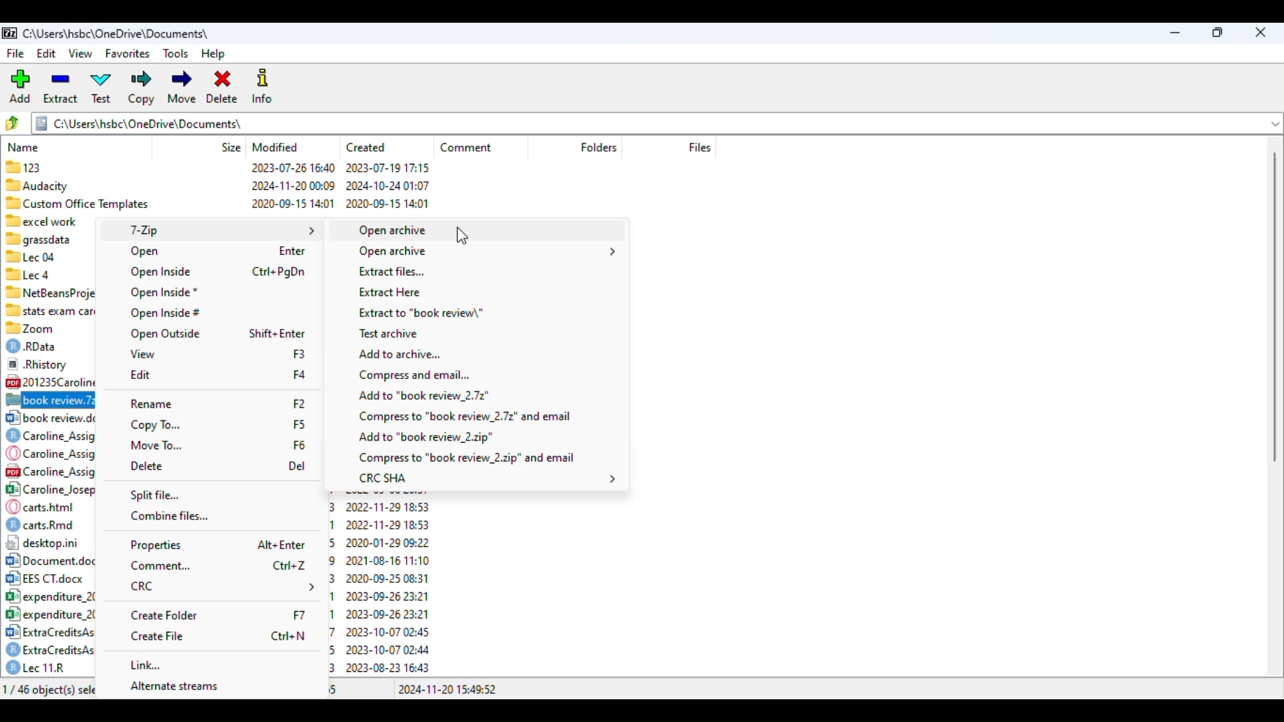 This screenshot has height=722, width=1284. I want to click on ) cartsRmd 298 2022-12-06 19:01 2022-11-29 18:53, so click(51, 524).